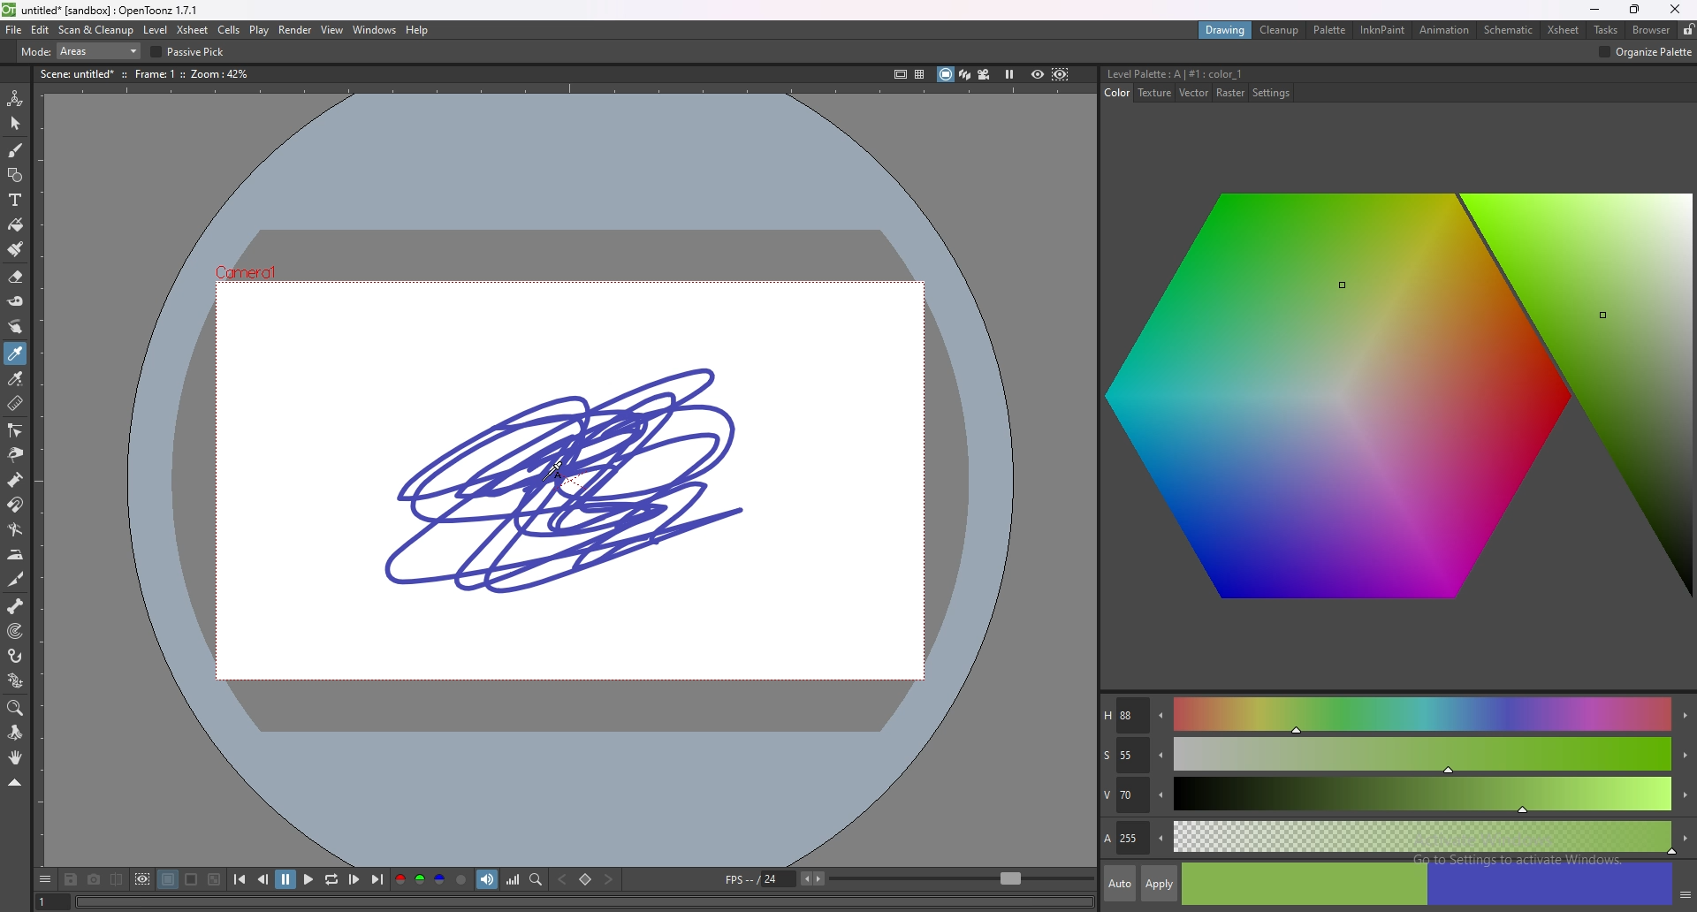 The height and width of the screenshot is (912, 1697). I want to click on pinch tool, so click(16, 453).